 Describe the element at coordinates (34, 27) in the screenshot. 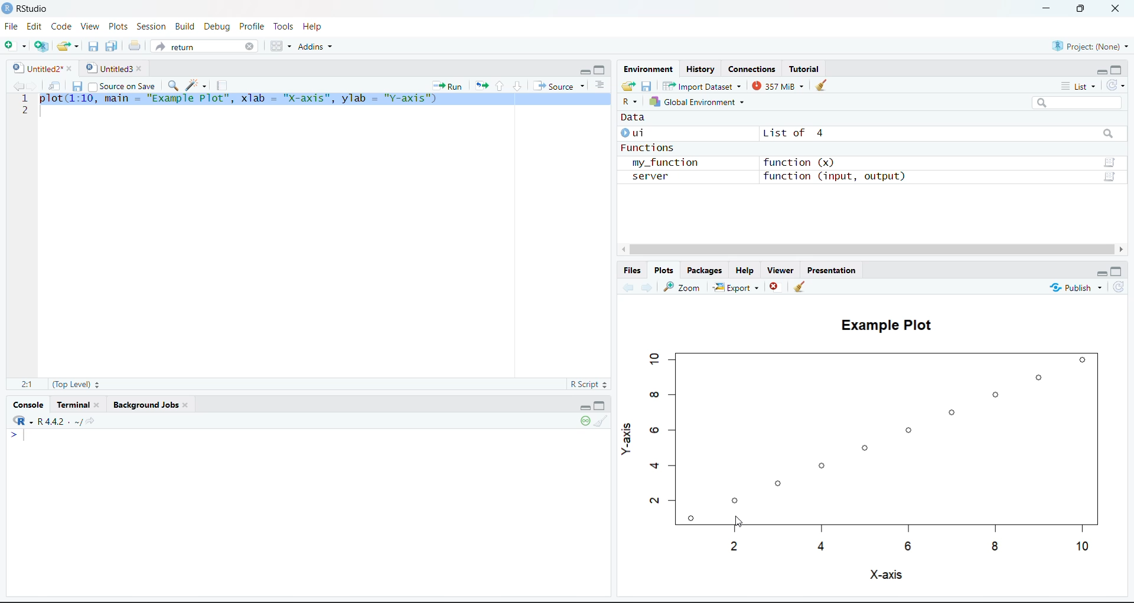

I see `Edit` at that location.